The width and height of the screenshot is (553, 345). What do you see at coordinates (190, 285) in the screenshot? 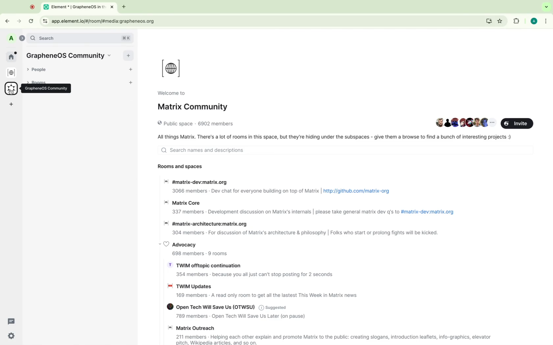
I see `TWIM updates` at bounding box center [190, 285].